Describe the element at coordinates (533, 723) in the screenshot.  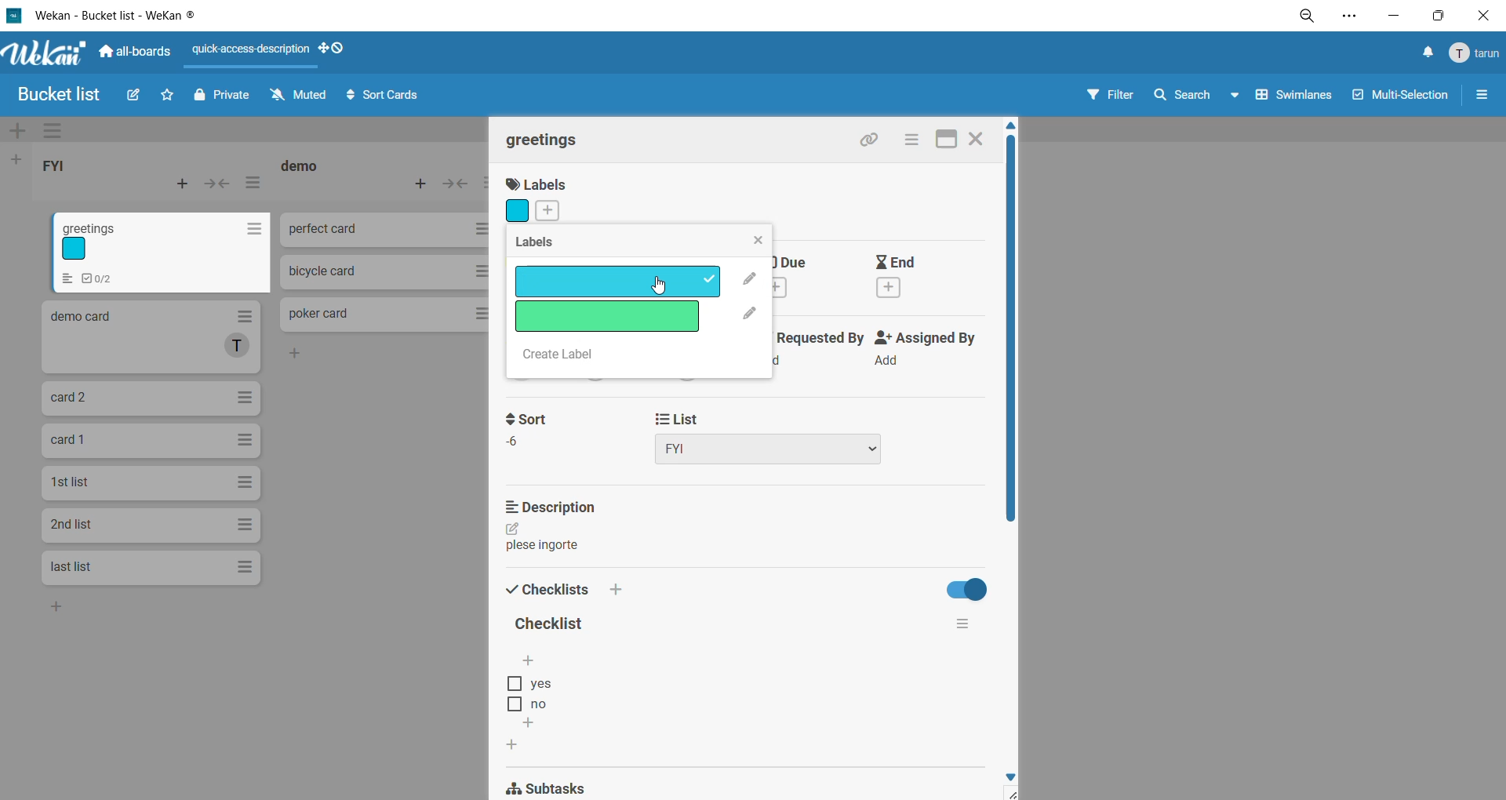
I see `add checklist options` at that location.